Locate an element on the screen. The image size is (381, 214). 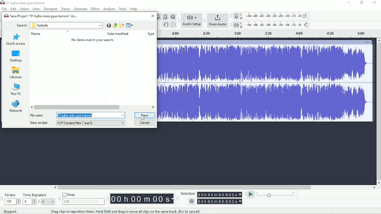
Audacity playback meter toolbar is located at coordinates (231, 25).